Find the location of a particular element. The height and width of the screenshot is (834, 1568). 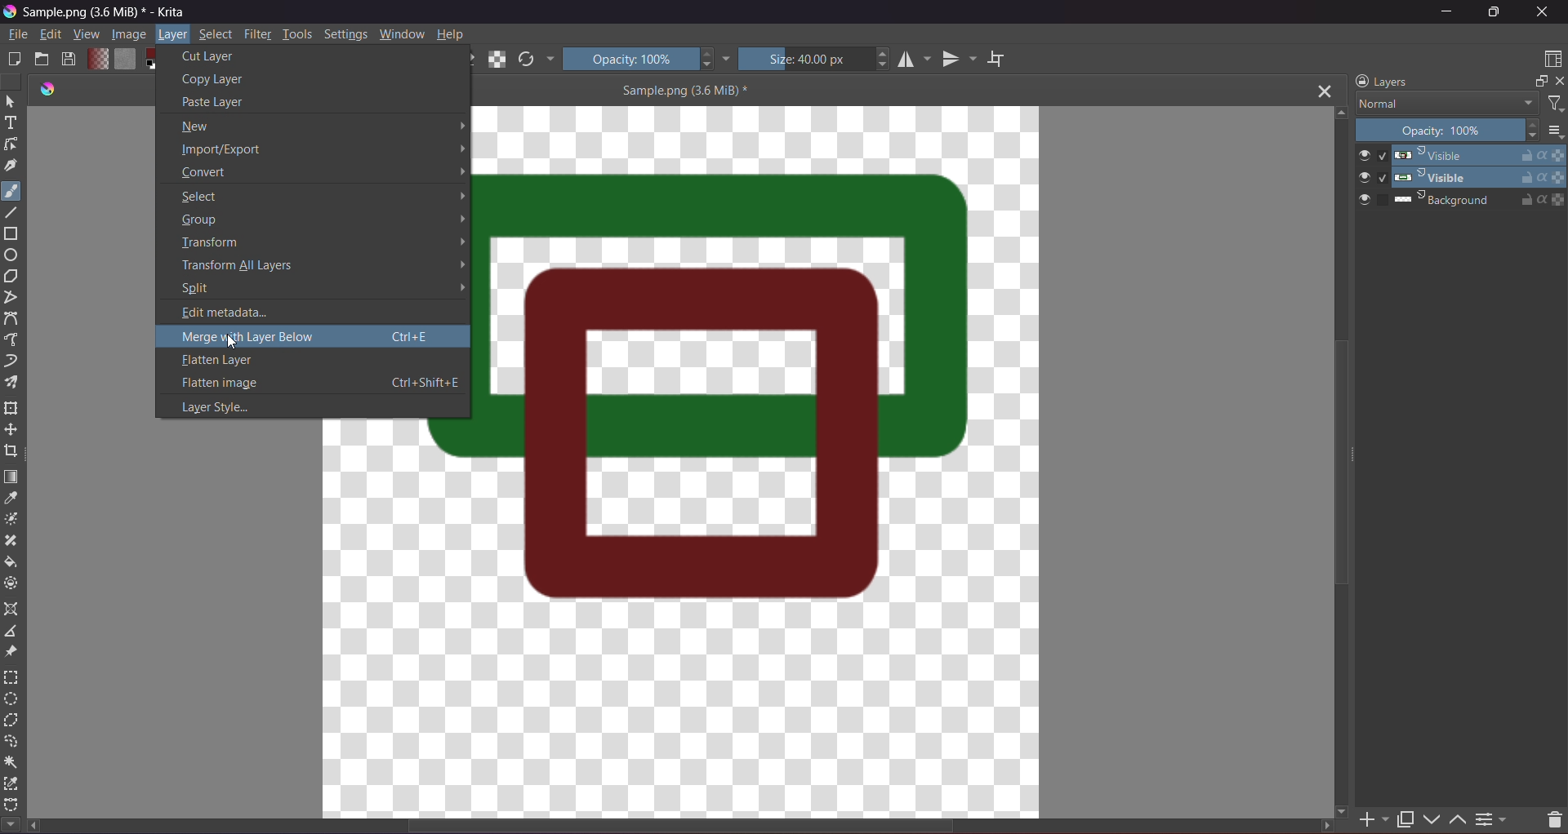

Filter is located at coordinates (1554, 104).